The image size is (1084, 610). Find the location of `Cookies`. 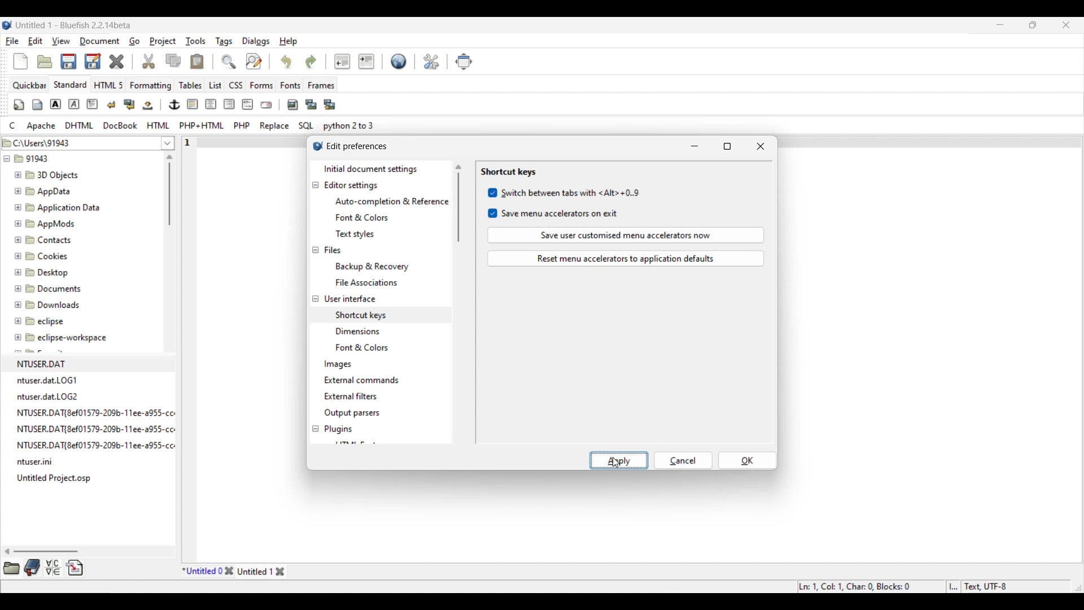

Cookies is located at coordinates (42, 255).